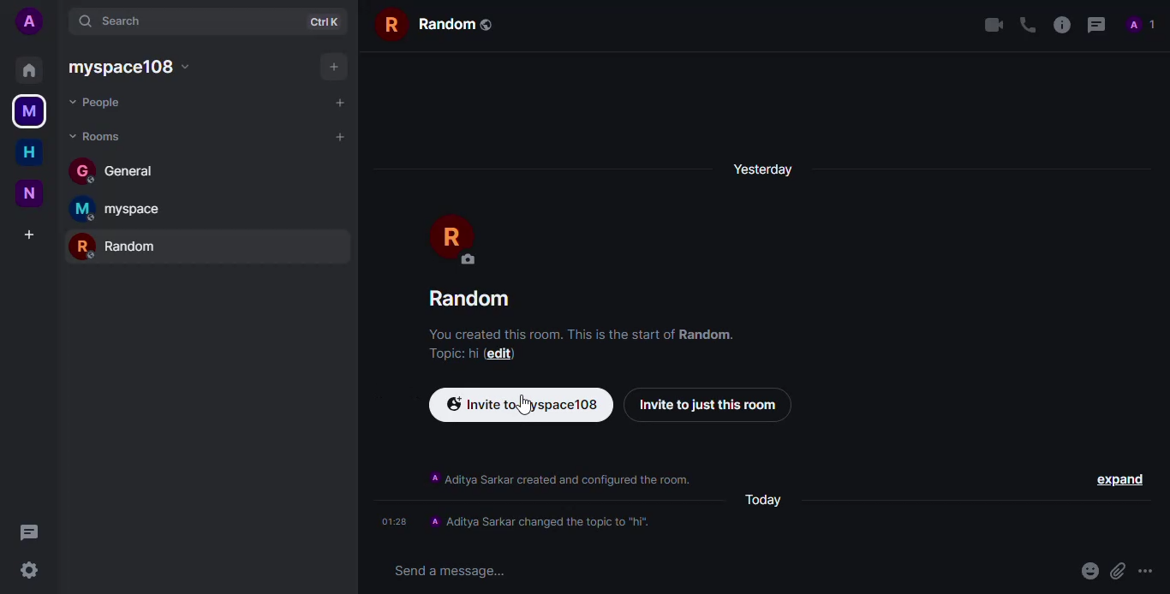  Describe the element at coordinates (475, 352) in the screenshot. I see `` at that location.